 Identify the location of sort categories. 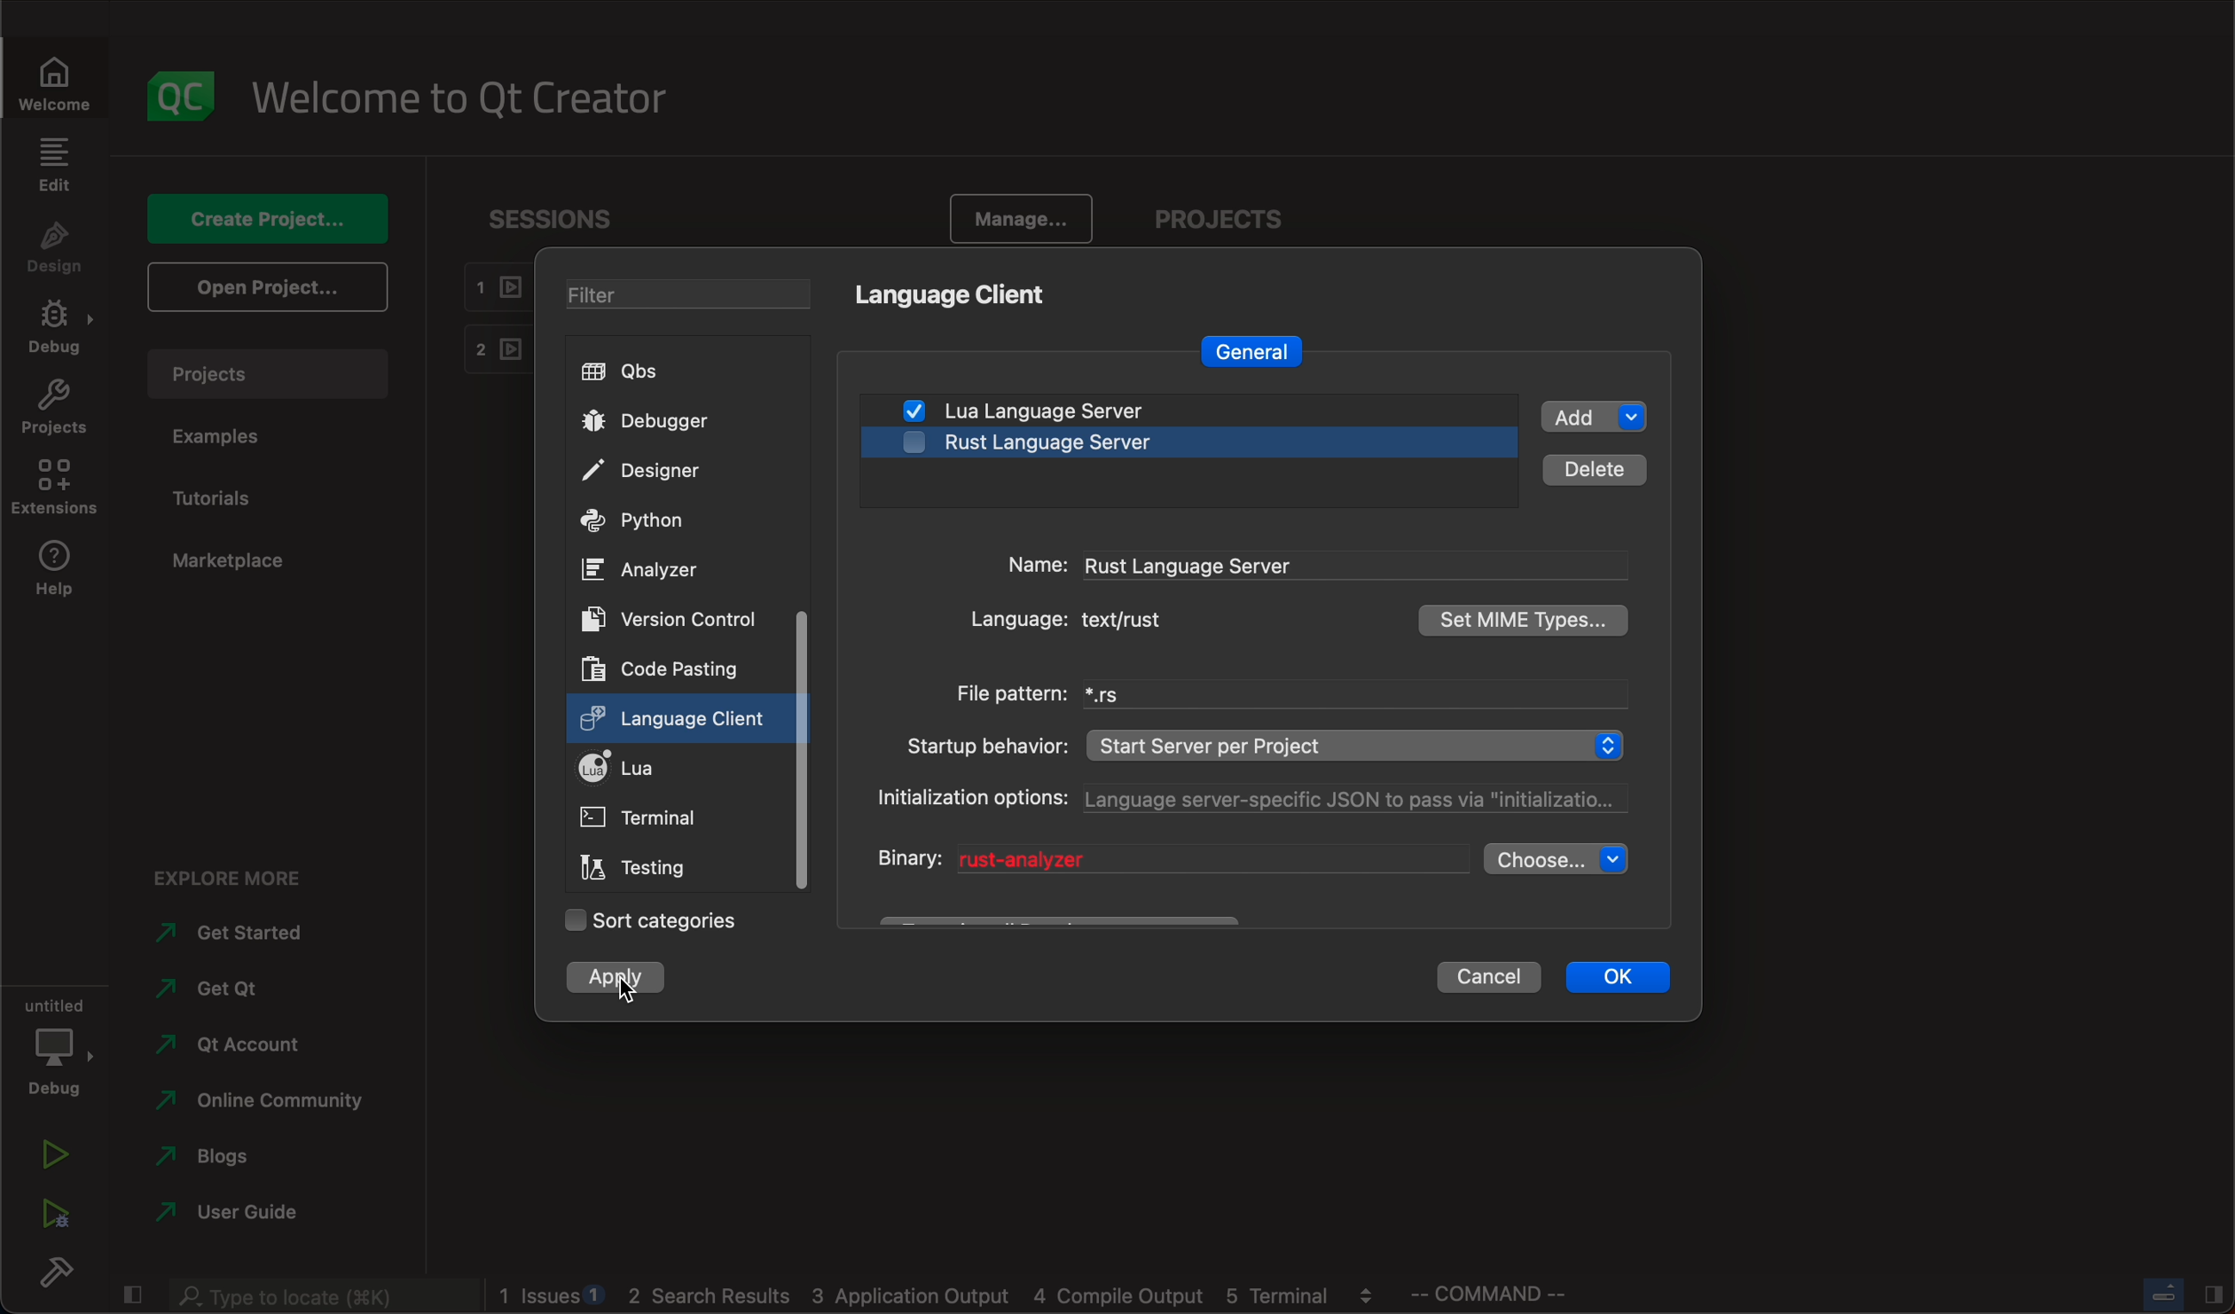
(650, 918).